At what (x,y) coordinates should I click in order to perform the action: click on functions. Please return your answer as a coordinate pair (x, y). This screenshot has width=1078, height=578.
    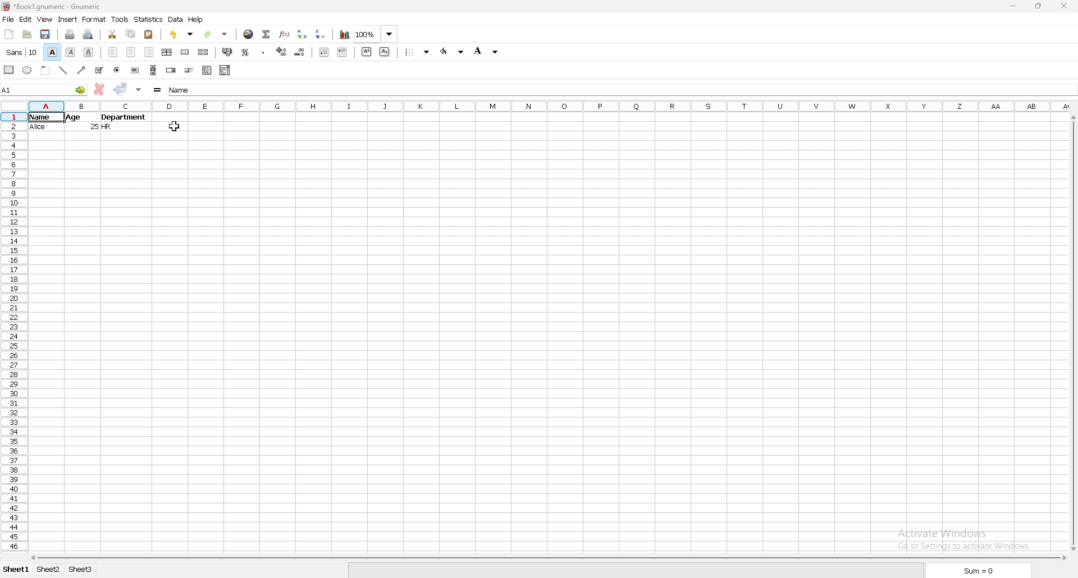
    Looking at the image, I should click on (284, 34).